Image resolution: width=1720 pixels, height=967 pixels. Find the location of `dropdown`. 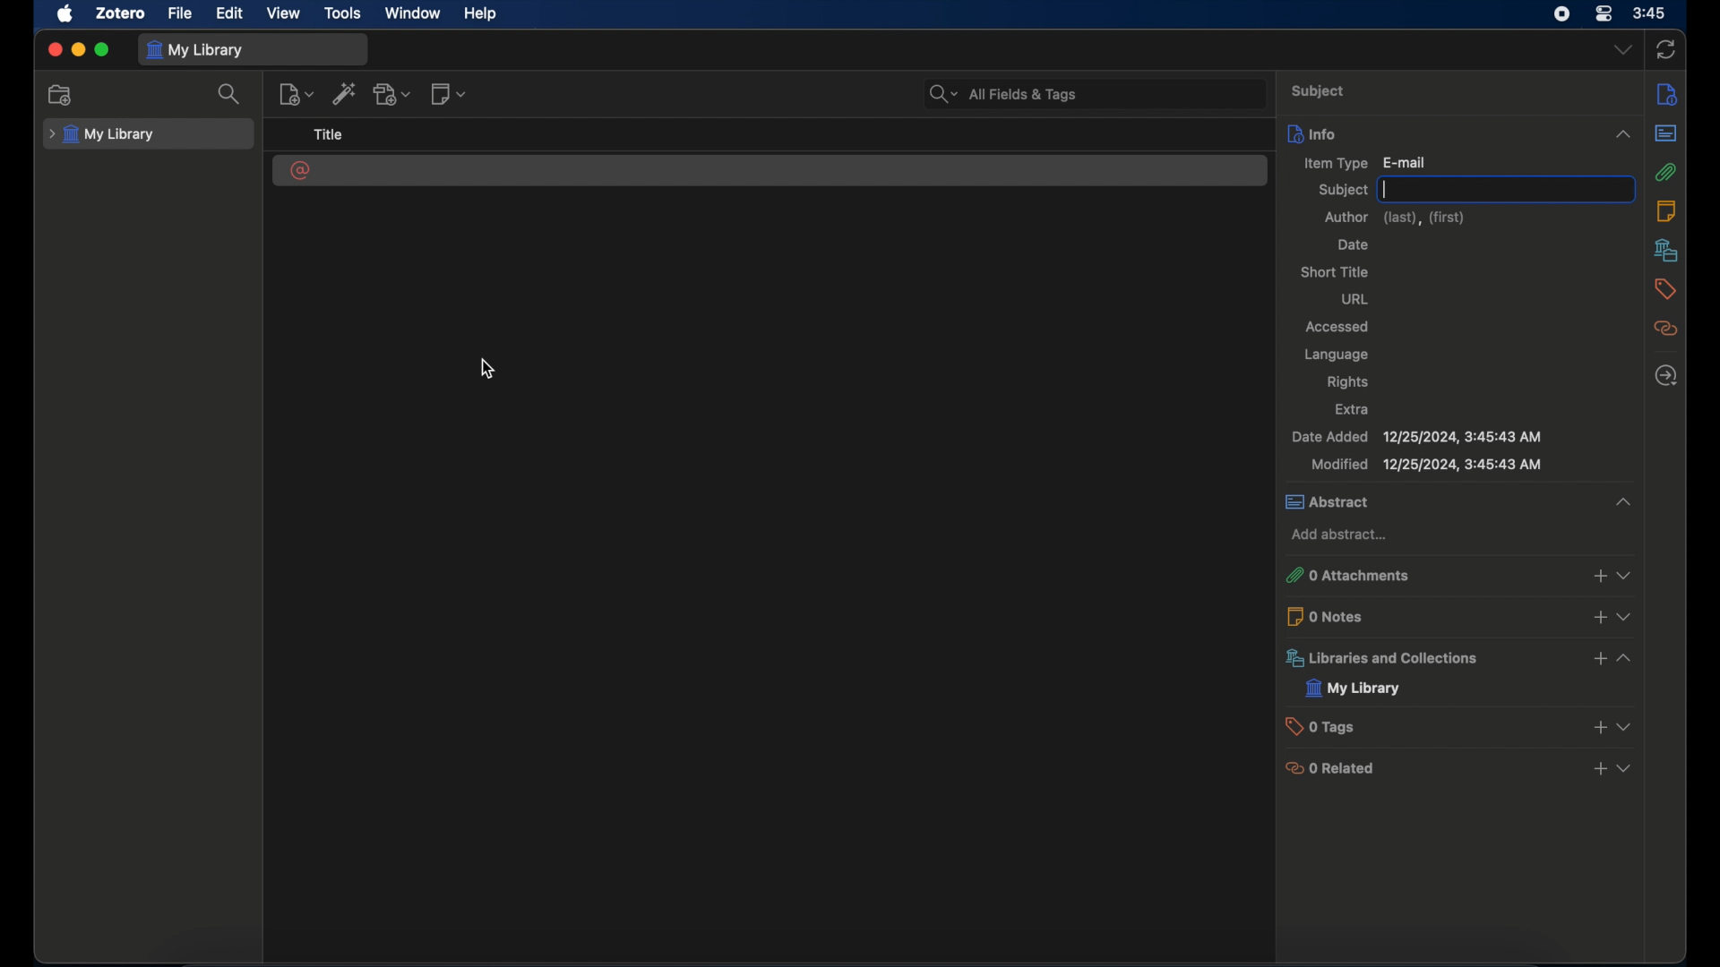

dropdown is located at coordinates (1621, 50).